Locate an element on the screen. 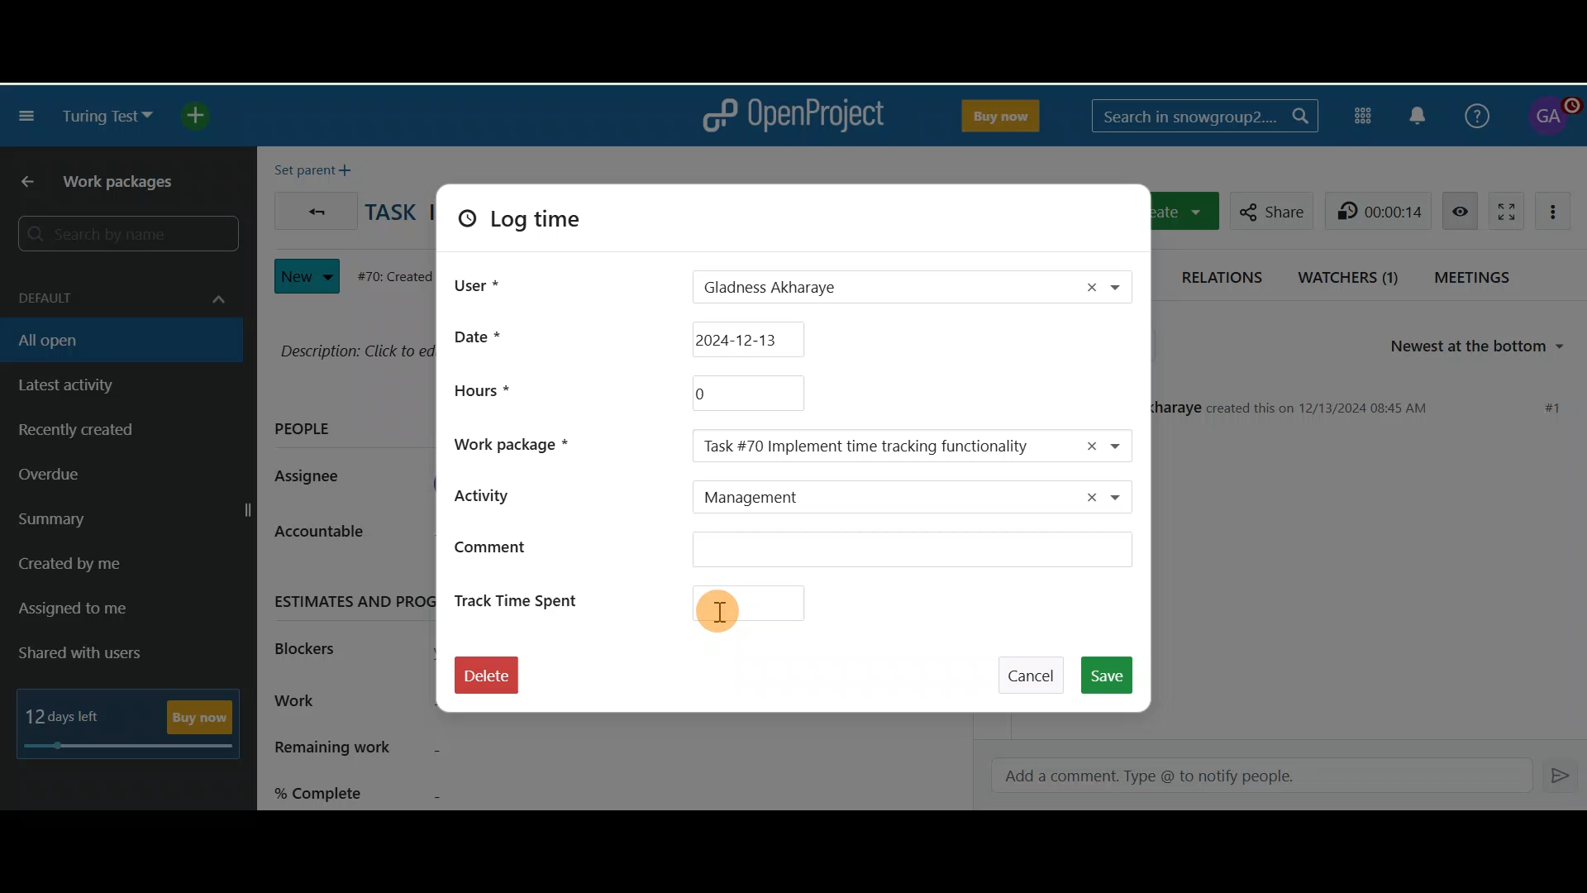  Management is located at coordinates (869, 499).